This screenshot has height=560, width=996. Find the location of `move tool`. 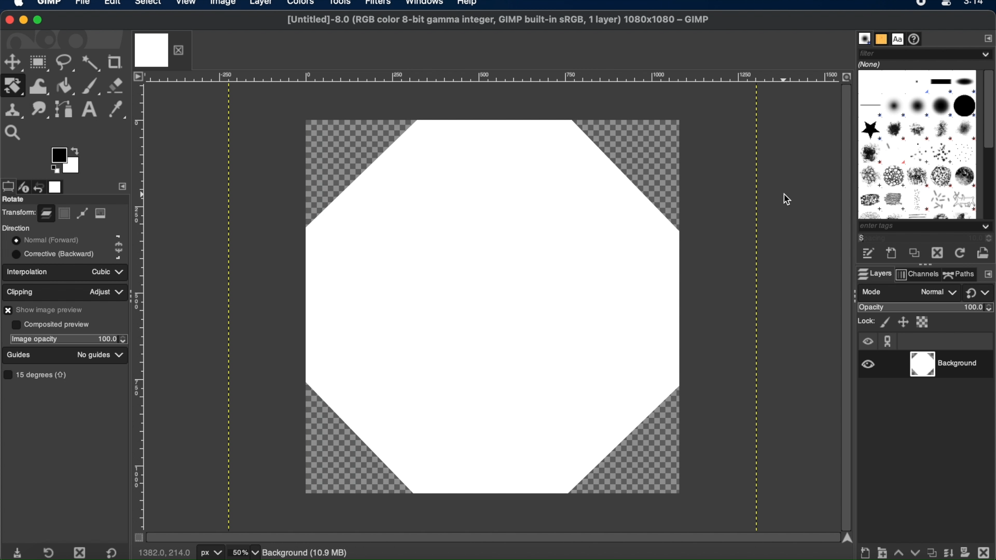

move tool is located at coordinates (13, 62).